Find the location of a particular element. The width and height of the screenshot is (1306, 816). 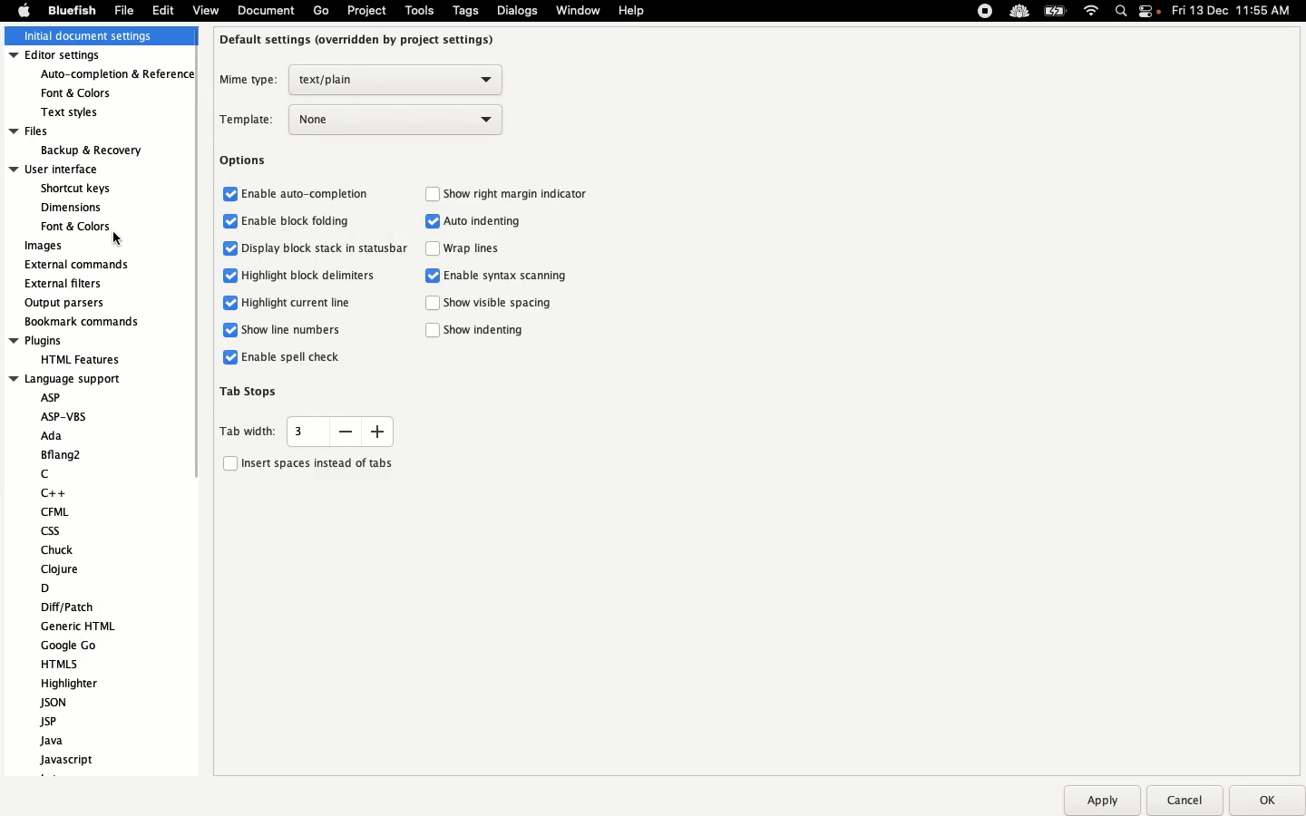

Auto indenting is located at coordinates (477, 222).